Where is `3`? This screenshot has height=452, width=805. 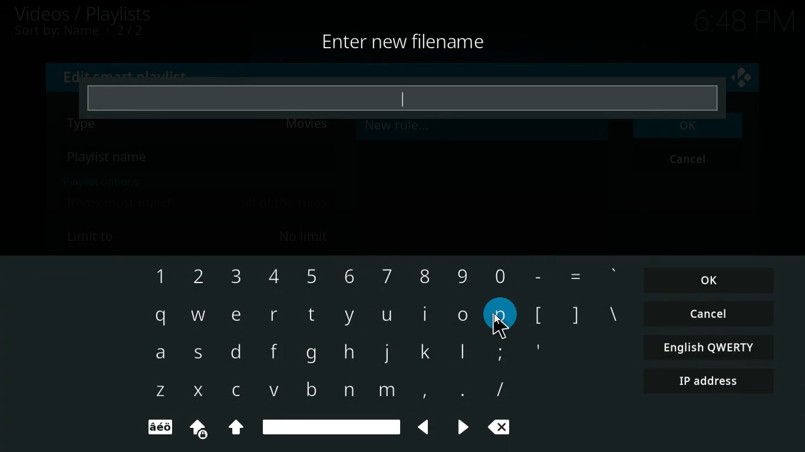
3 is located at coordinates (234, 278).